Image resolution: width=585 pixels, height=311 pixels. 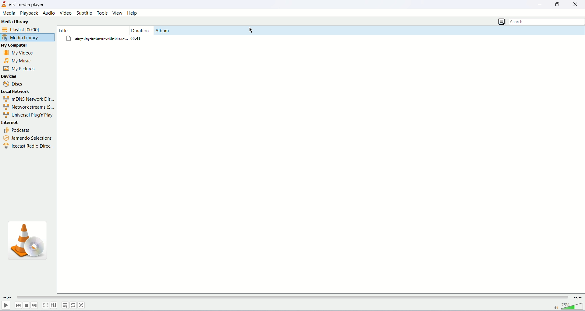 What do you see at coordinates (542, 4) in the screenshot?
I see `minimize` at bounding box center [542, 4].